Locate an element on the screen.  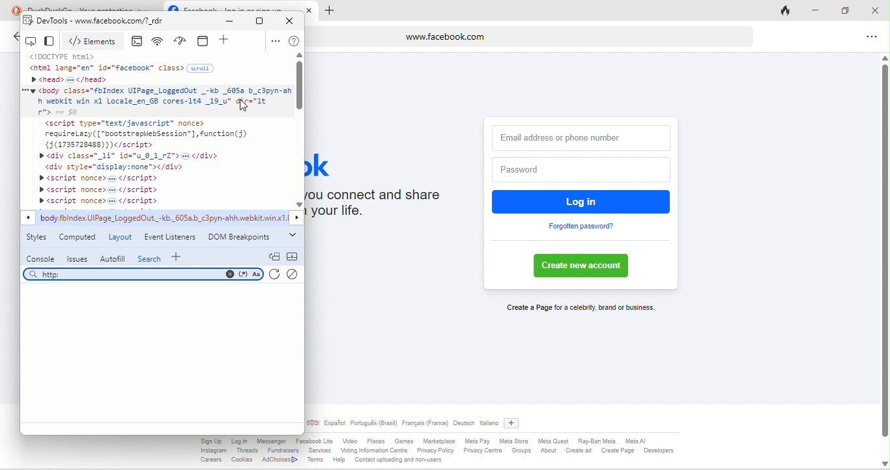
vertical scroll bar is located at coordinates (884, 246).